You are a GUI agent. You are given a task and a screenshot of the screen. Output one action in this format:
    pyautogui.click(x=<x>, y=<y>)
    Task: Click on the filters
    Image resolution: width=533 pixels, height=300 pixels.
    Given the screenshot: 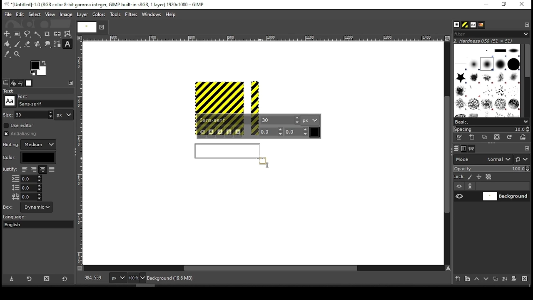 What is the action you would take?
    pyautogui.click(x=132, y=15)
    